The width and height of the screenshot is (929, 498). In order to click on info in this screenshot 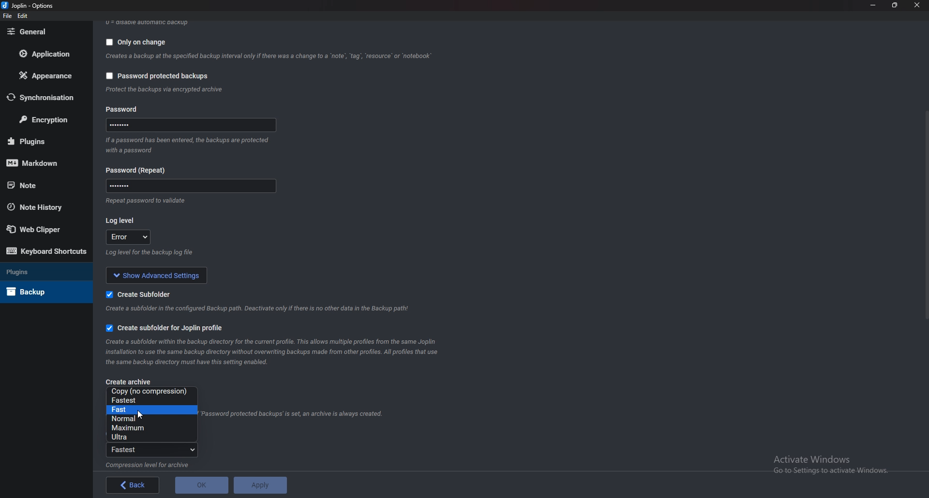, I will do `click(165, 90)`.